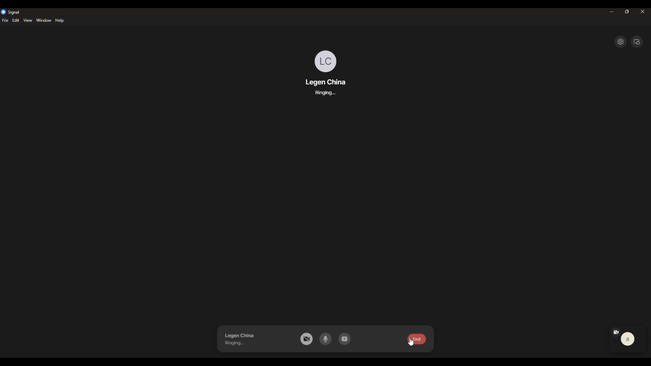  Describe the element at coordinates (612, 12) in the screenshot. I see `minimize` at that location.